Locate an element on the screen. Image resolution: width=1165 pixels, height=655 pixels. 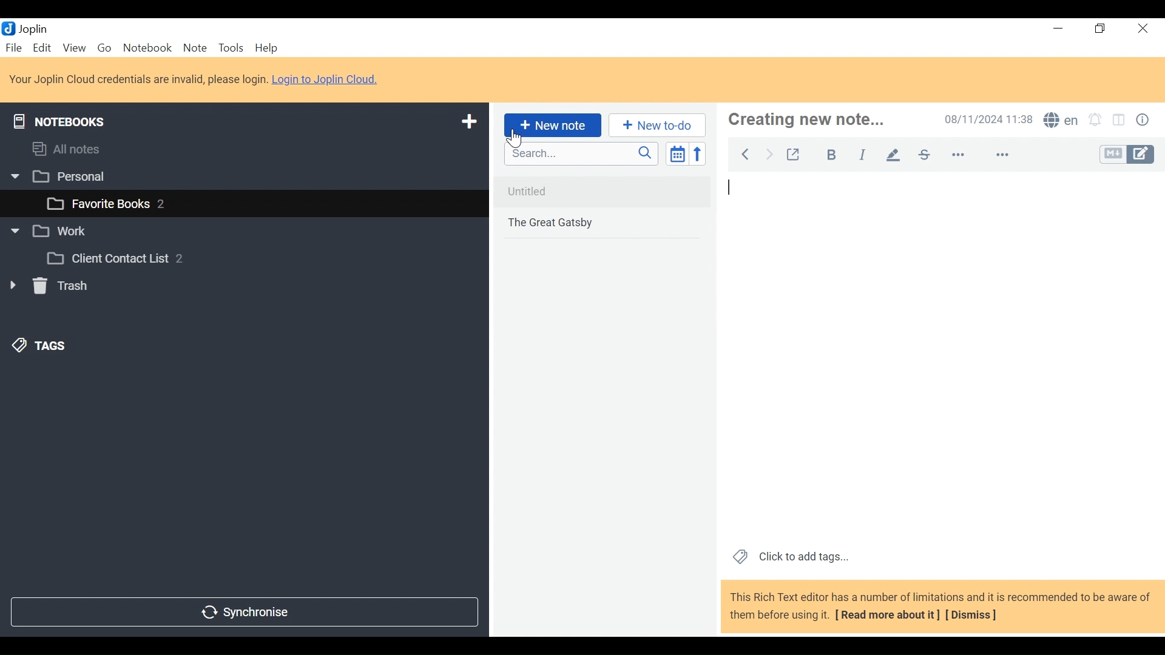
Bold is located at coordinates (834, 155).